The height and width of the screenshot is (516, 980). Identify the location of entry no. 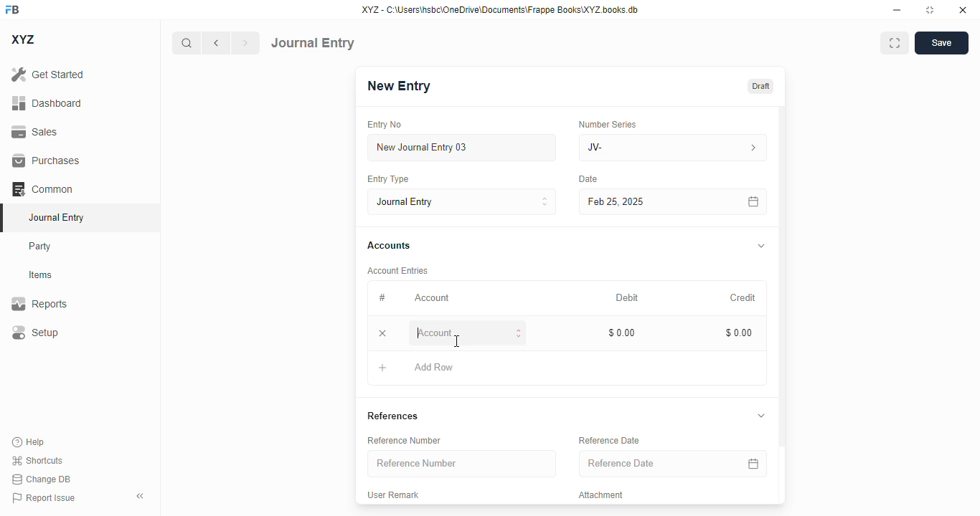
(385, 125).